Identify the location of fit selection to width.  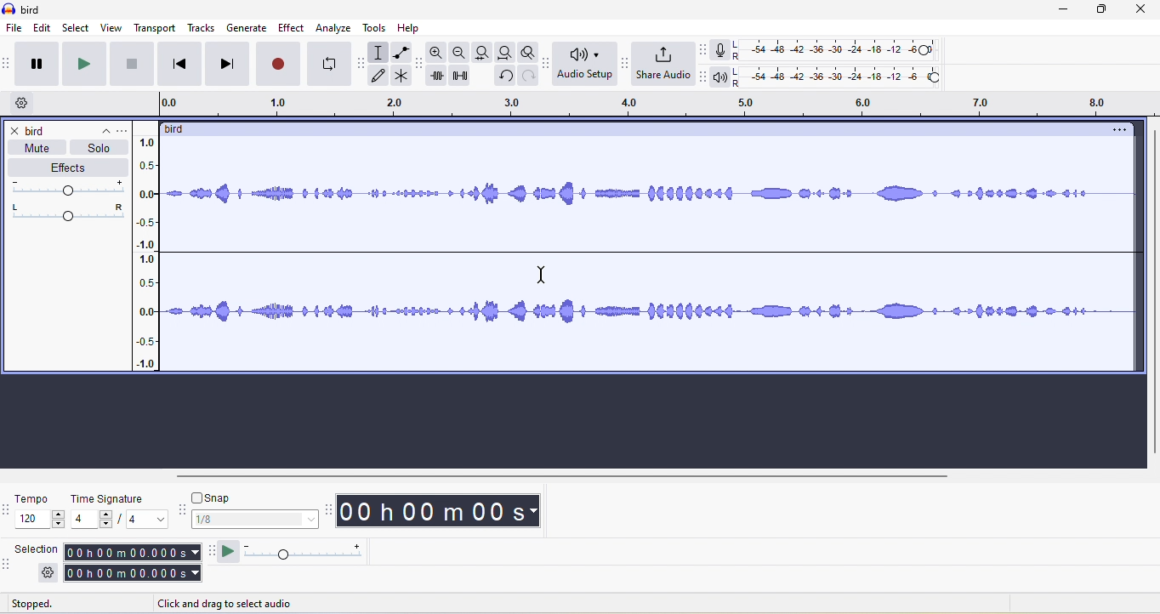
(480, 52).